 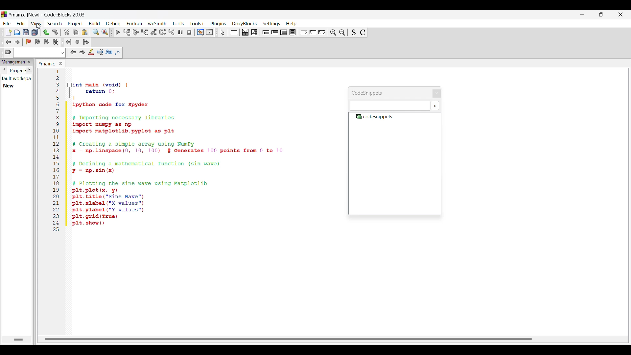 I want to click on Find, so click(x=96, y=32).